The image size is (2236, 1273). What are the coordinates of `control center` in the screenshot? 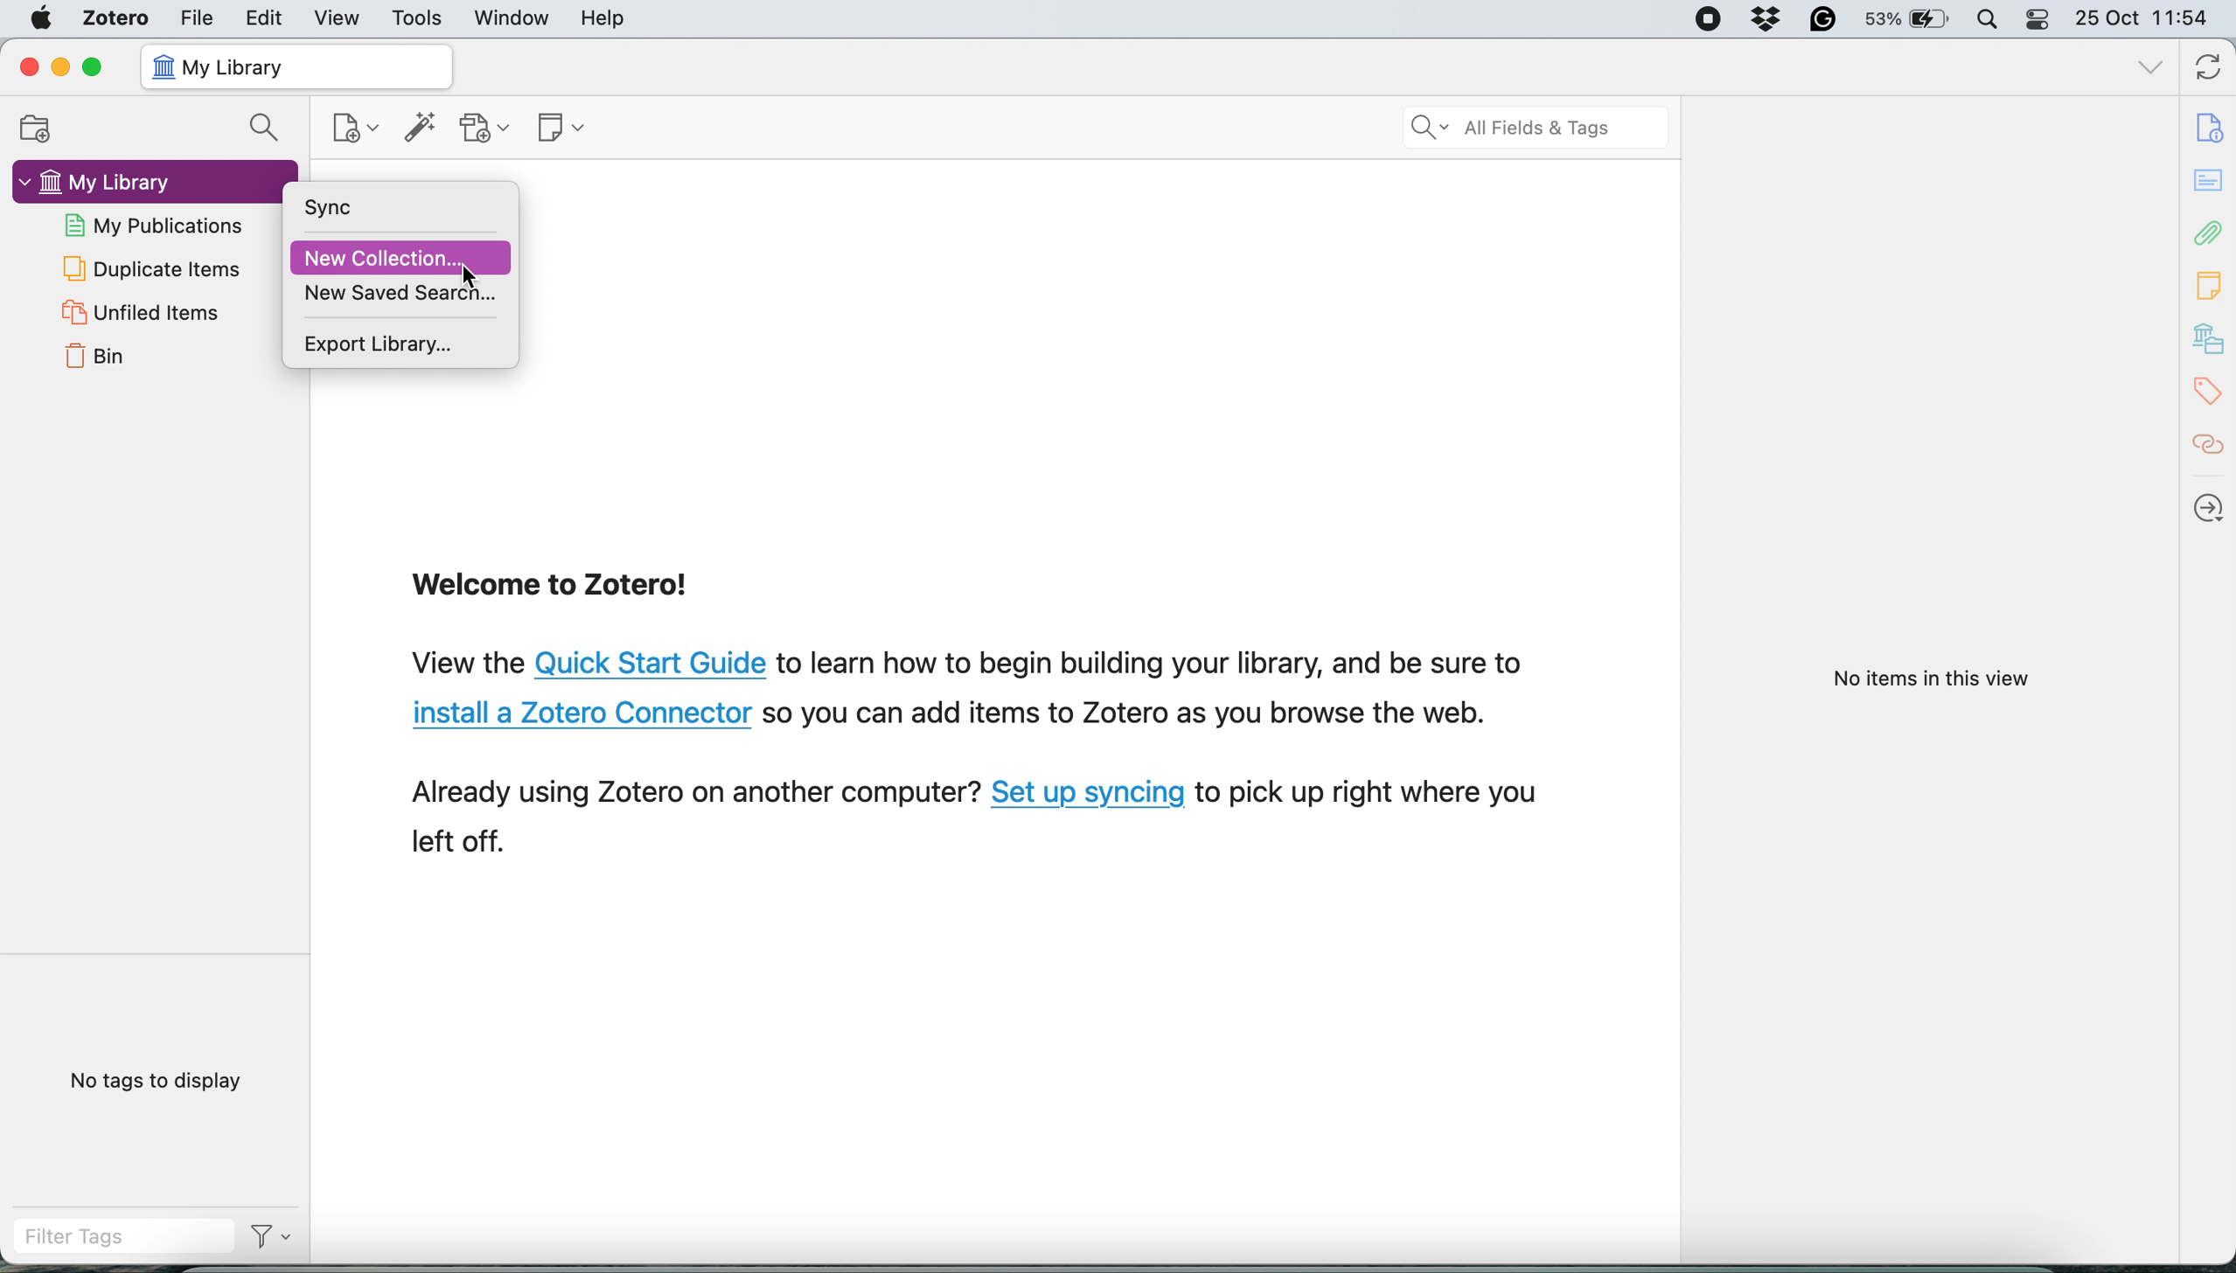 It's located at (2039, 20).